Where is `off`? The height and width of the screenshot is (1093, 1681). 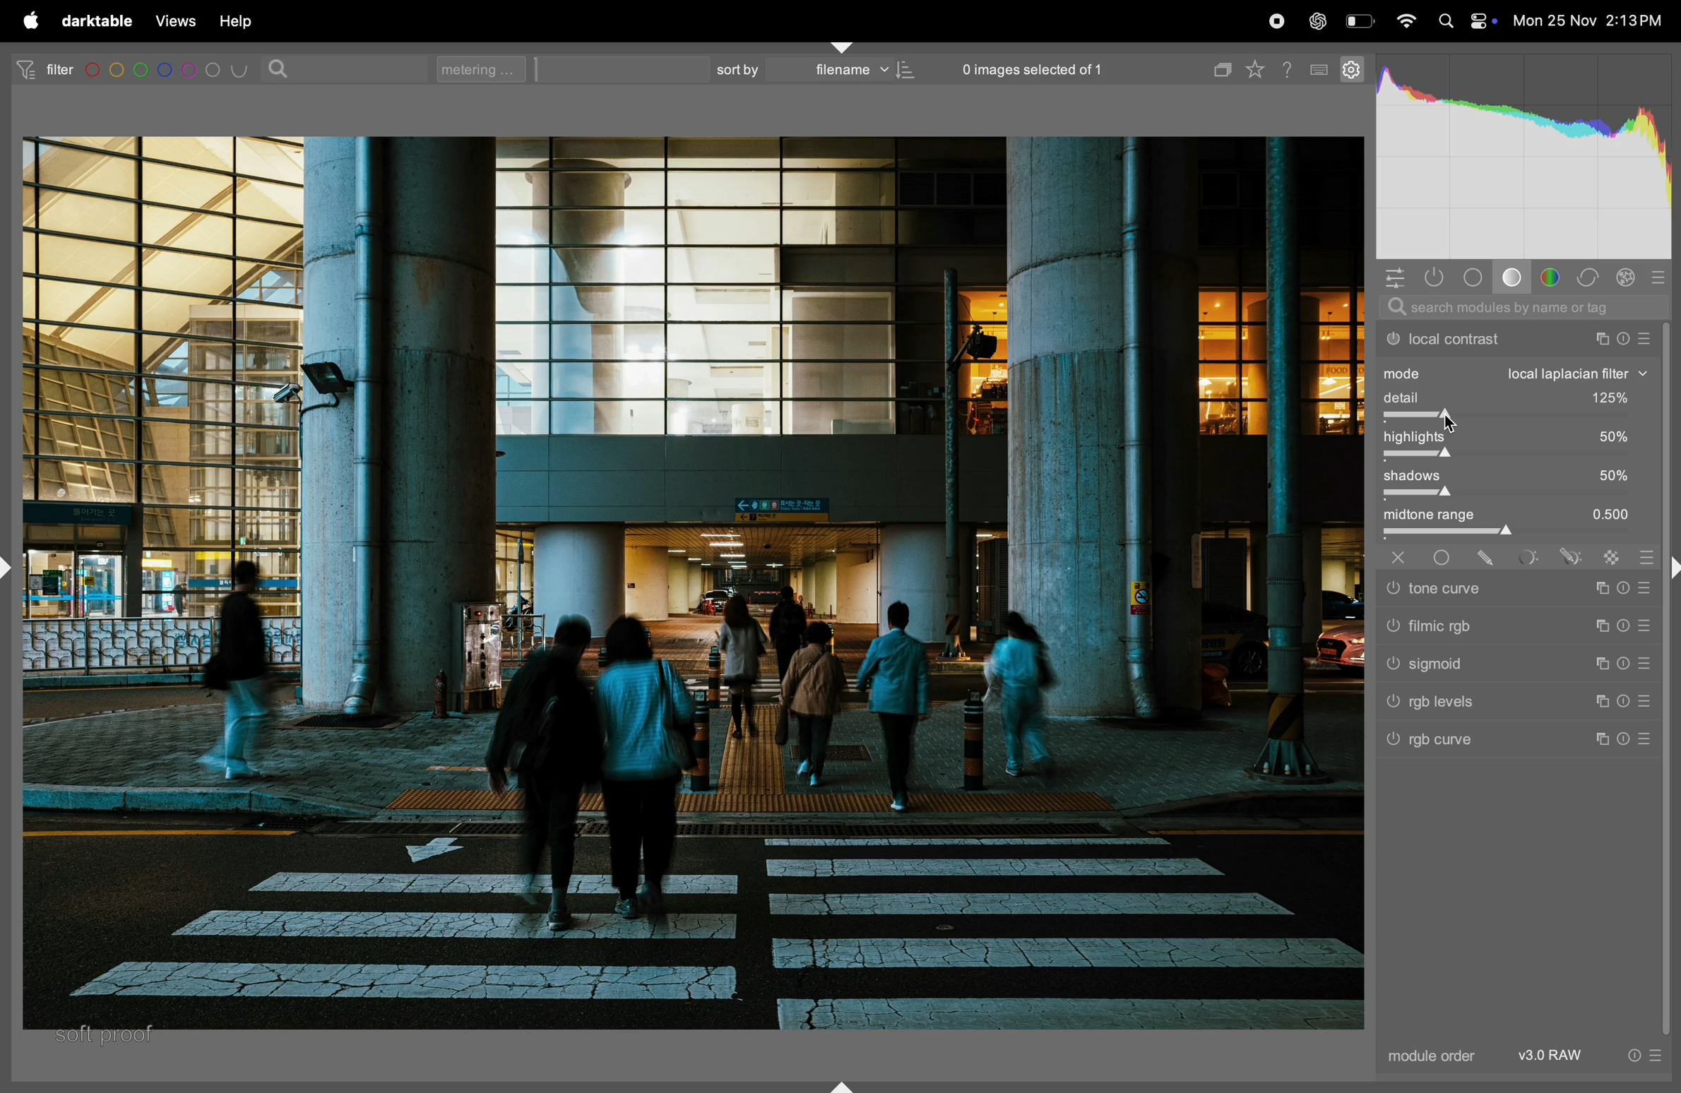 off is located at coordinates (1402, 557).